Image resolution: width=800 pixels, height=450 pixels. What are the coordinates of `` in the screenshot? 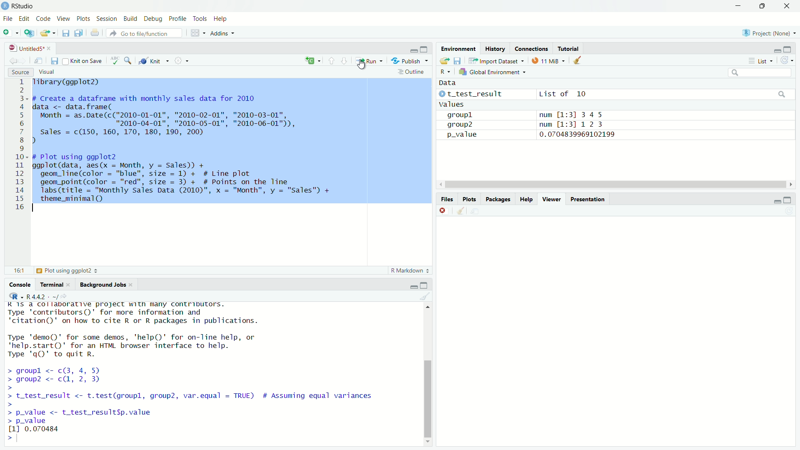 It's located at (757, 72).